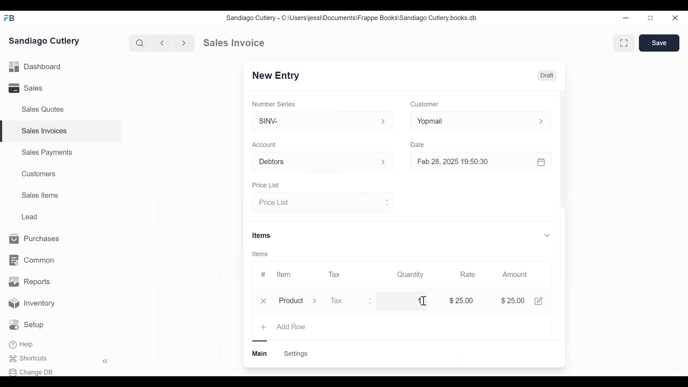  I want to click on Sales Payments, so click(46, 152).